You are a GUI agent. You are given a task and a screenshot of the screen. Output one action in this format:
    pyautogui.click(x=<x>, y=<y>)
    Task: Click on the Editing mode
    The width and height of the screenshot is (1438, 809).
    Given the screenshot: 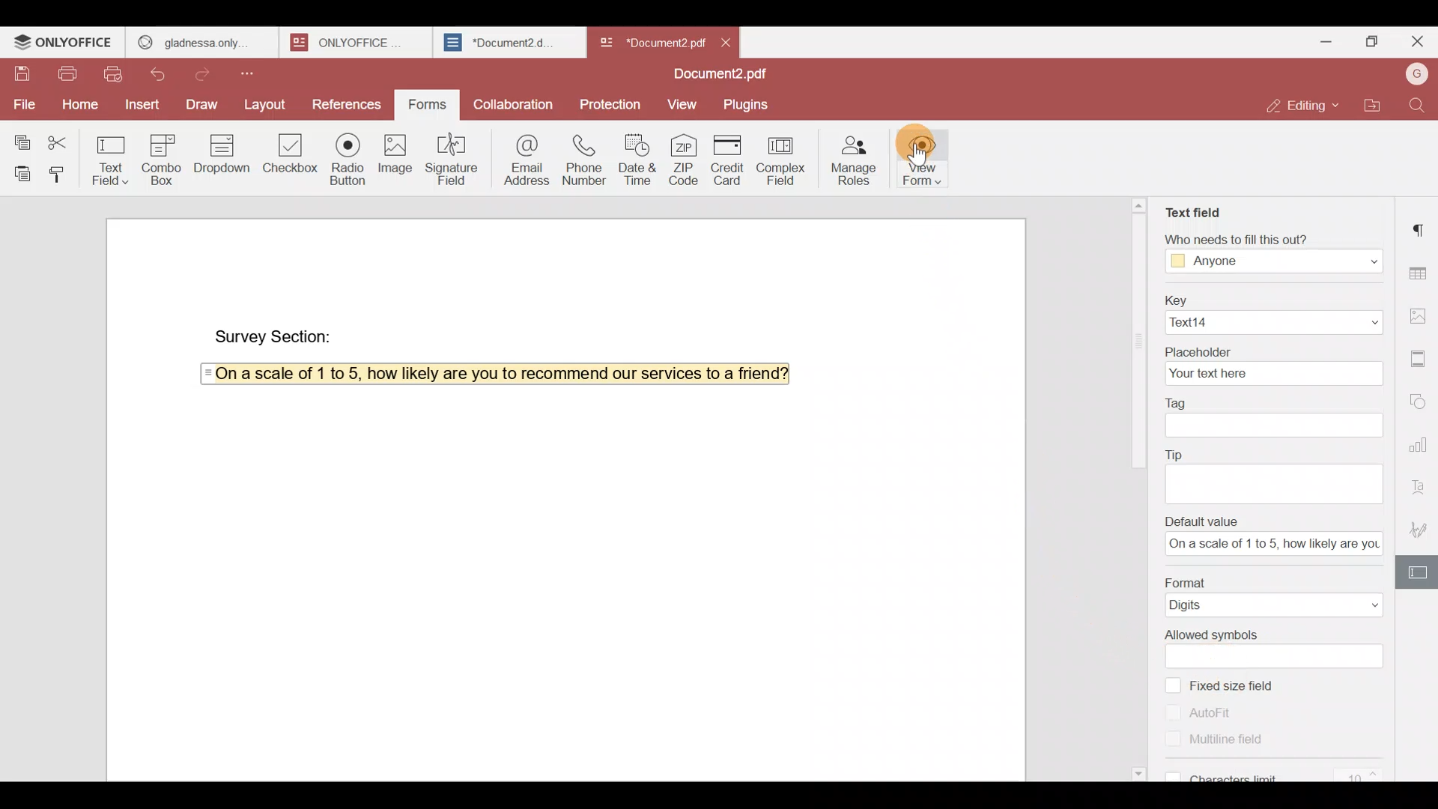 What is the action you would take?
    pyautogui.click(x=1305, y=101)
    